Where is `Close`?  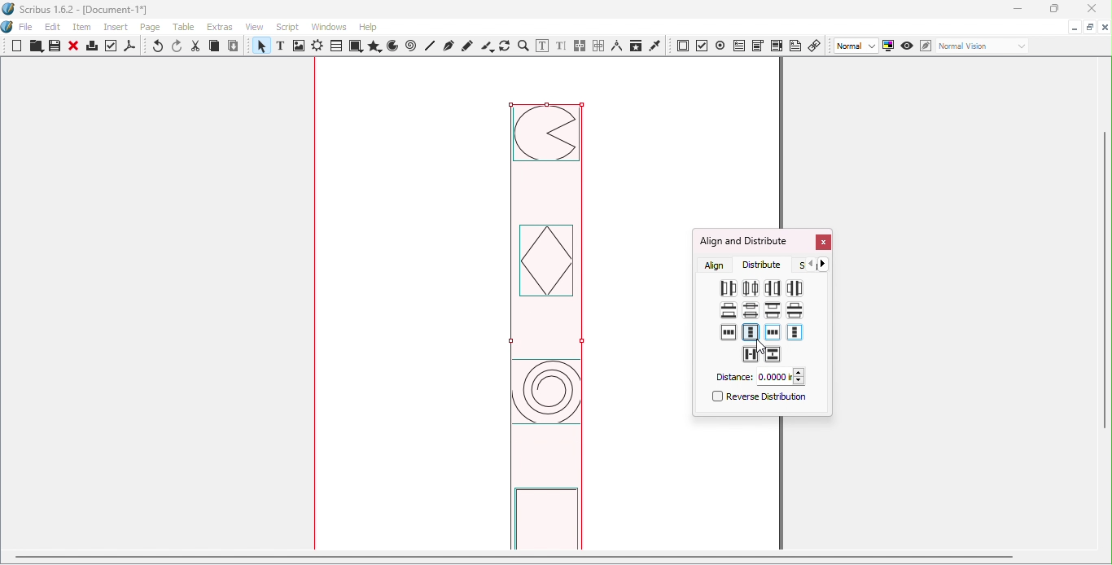
Close is located at coordinates (1088, 10).